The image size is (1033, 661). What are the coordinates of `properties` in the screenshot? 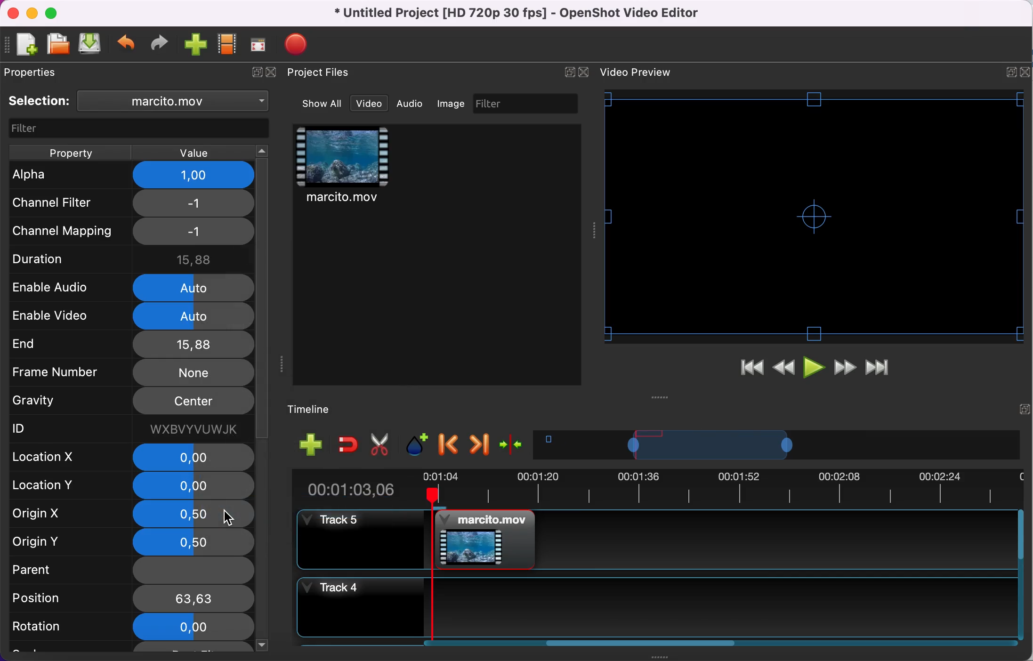 It's located at (35, 72).